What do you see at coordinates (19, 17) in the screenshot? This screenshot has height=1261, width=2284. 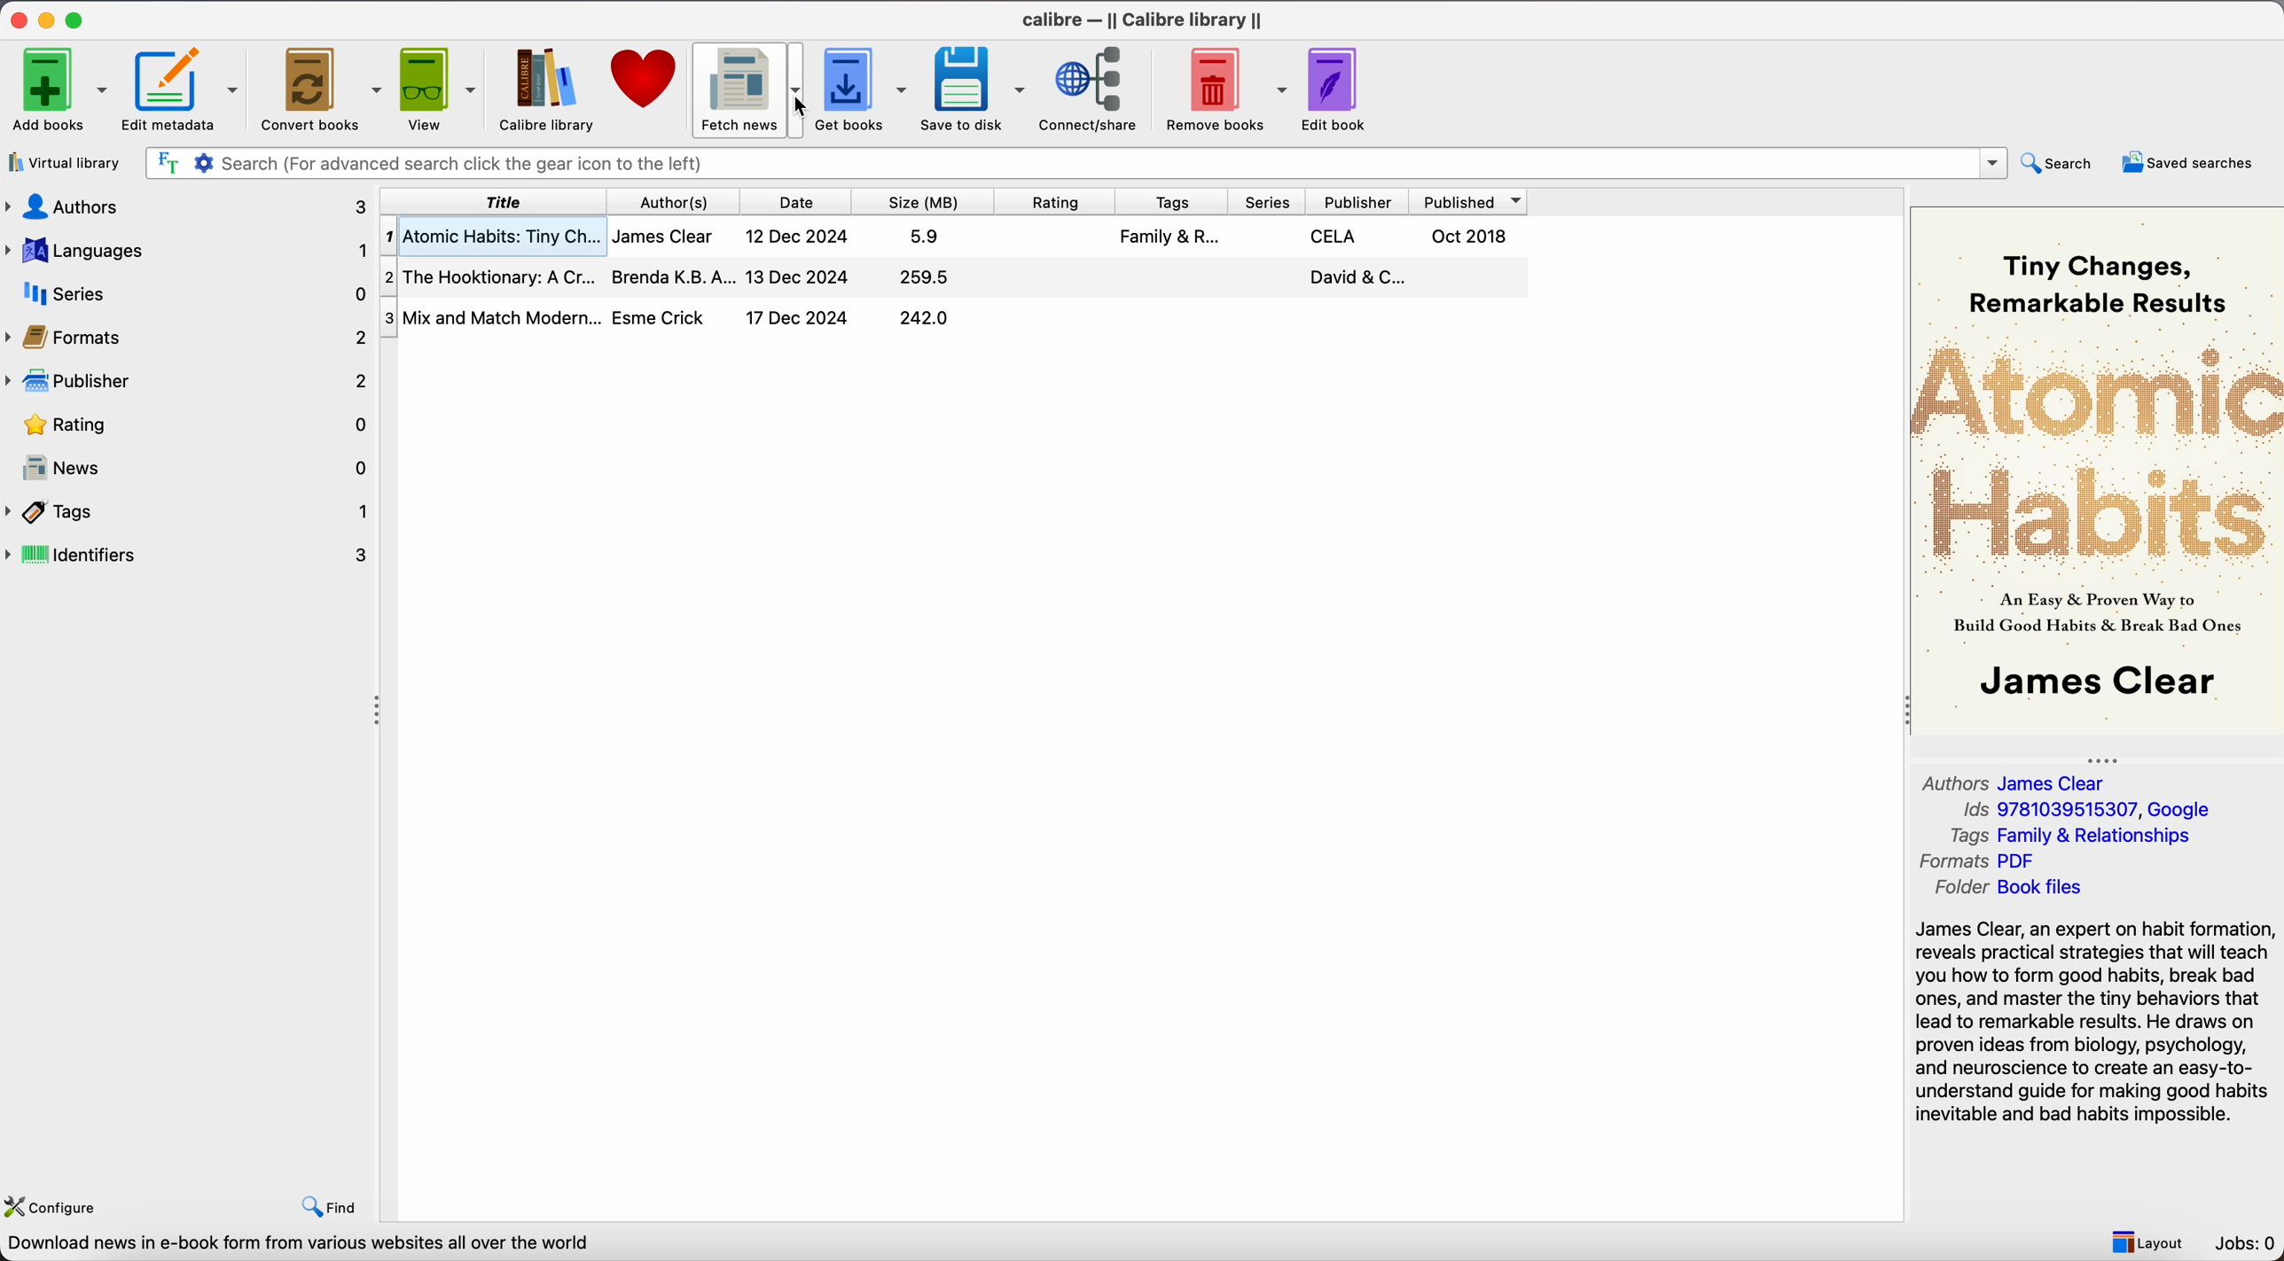 I see `close program` at bounding box center [19, 17].